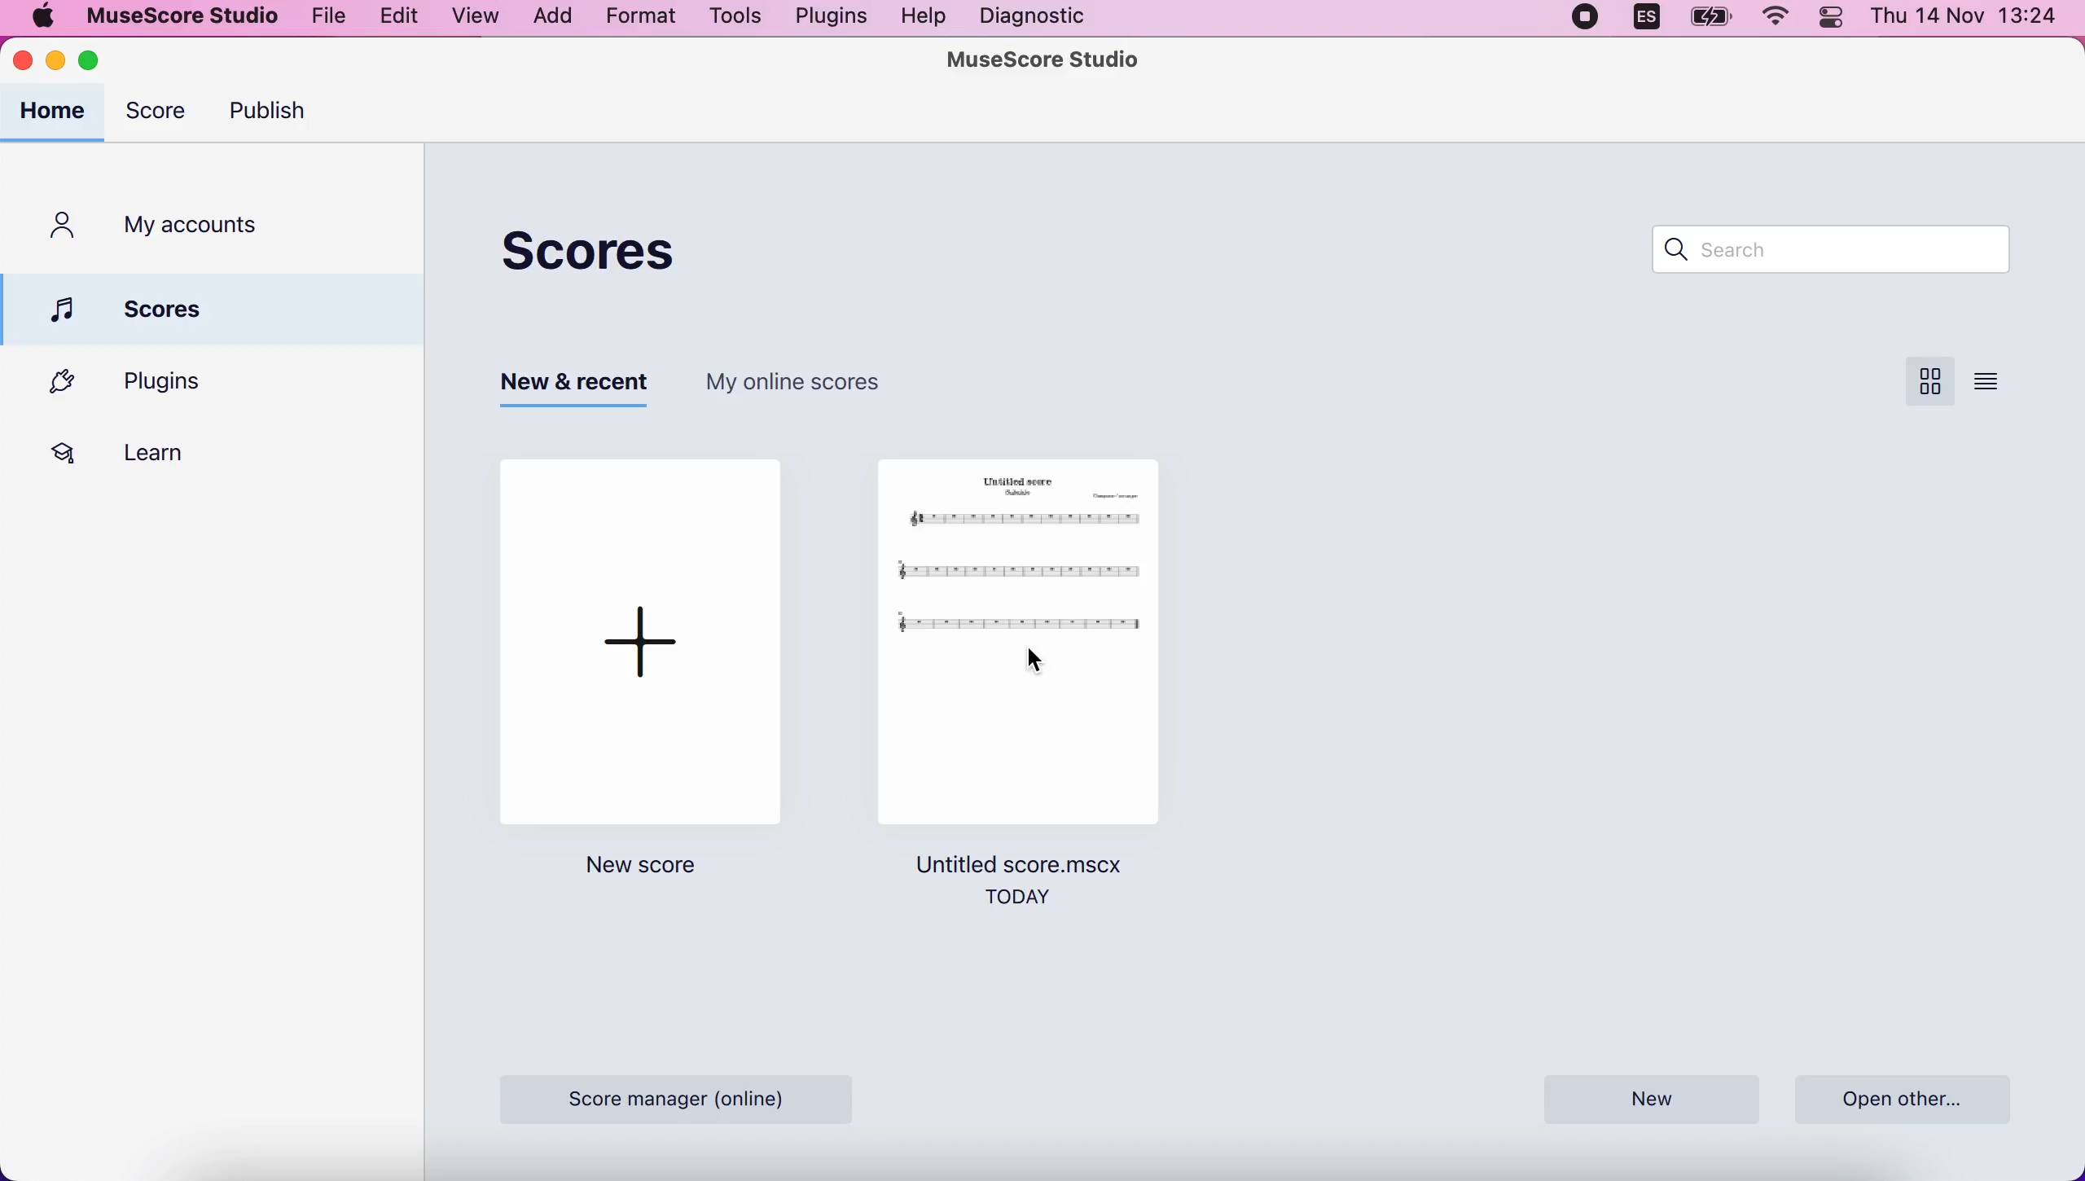 This screenshot has width=2085, height=1181. I want to click on panel control, so click(1829, 20).